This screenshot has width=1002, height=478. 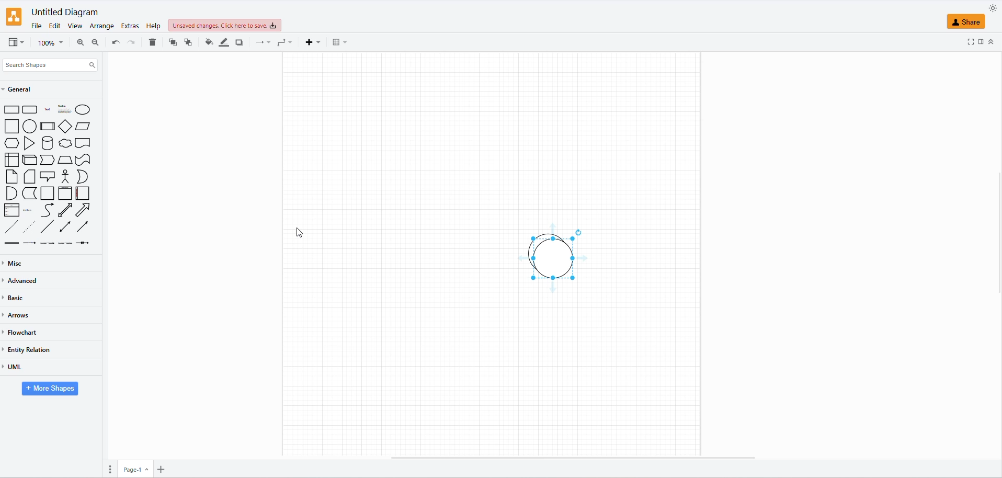 I want to click on CUBE, so click(x=28, y=158).